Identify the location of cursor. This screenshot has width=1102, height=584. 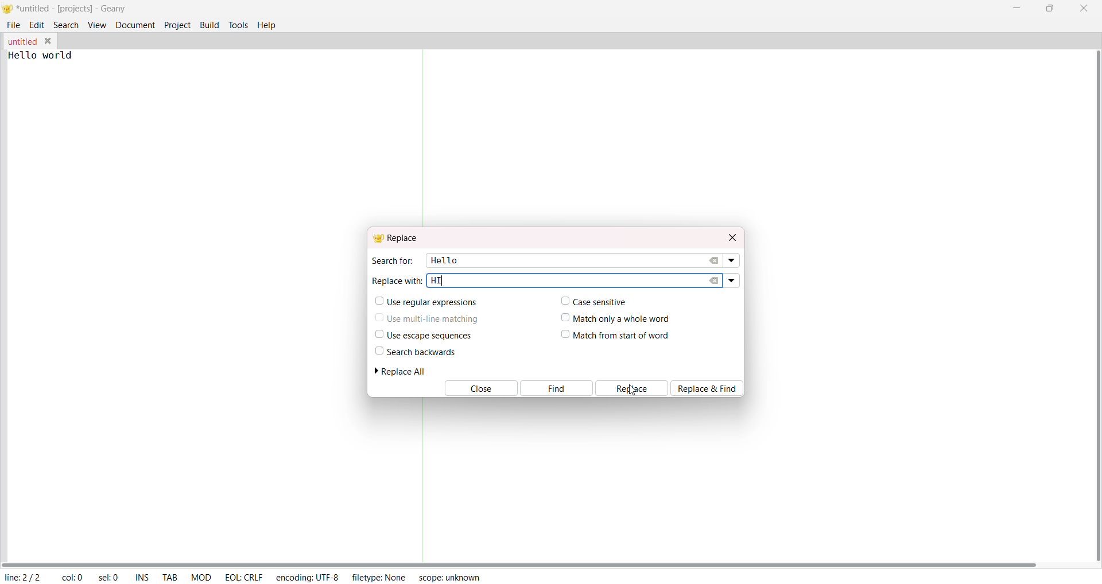
(634, 391).